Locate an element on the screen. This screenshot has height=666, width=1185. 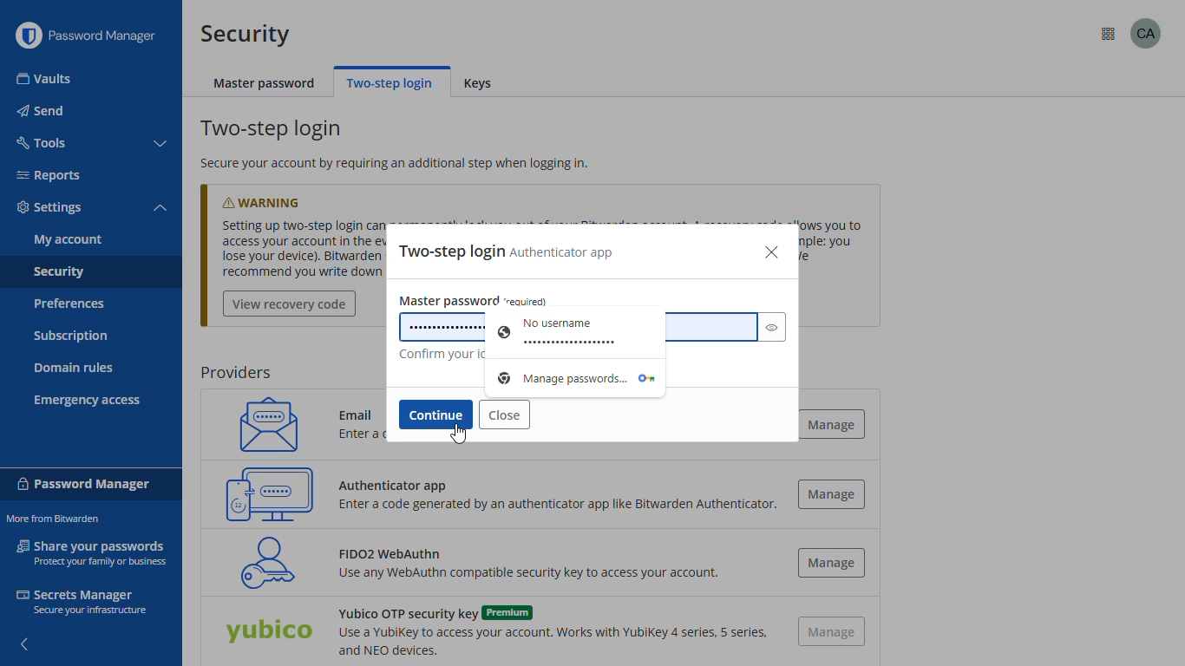
preferences is located at coordinates (68, 304).